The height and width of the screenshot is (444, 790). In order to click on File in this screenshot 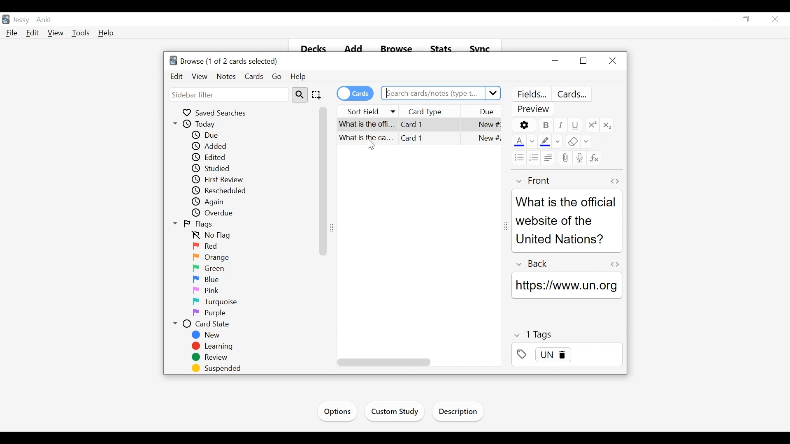, I will do `click(13, 33)`.